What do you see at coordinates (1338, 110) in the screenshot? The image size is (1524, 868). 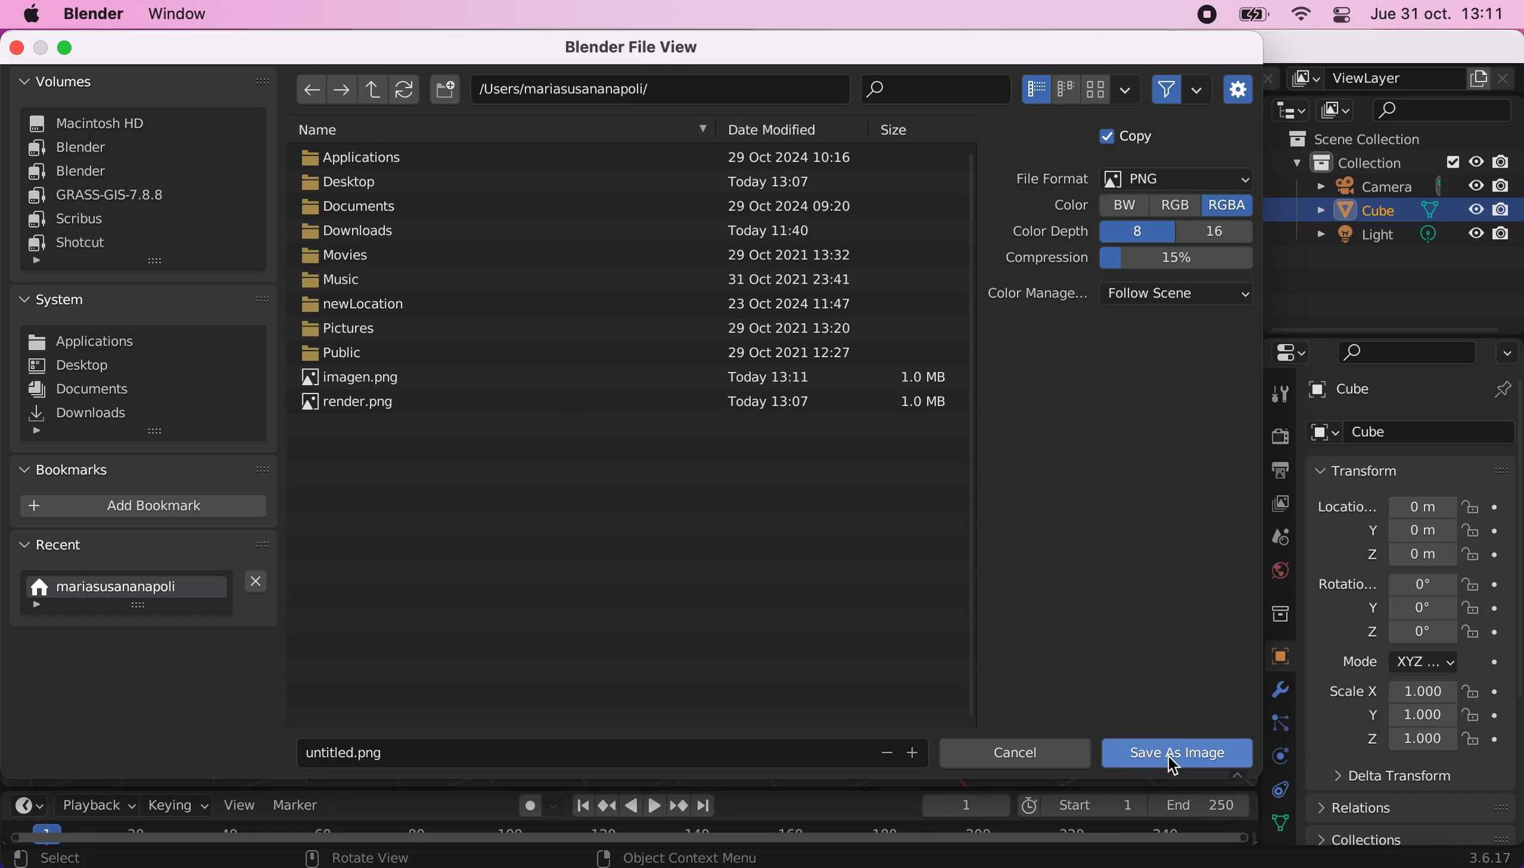 I see `display mode` at bounding box center [1338, 110].